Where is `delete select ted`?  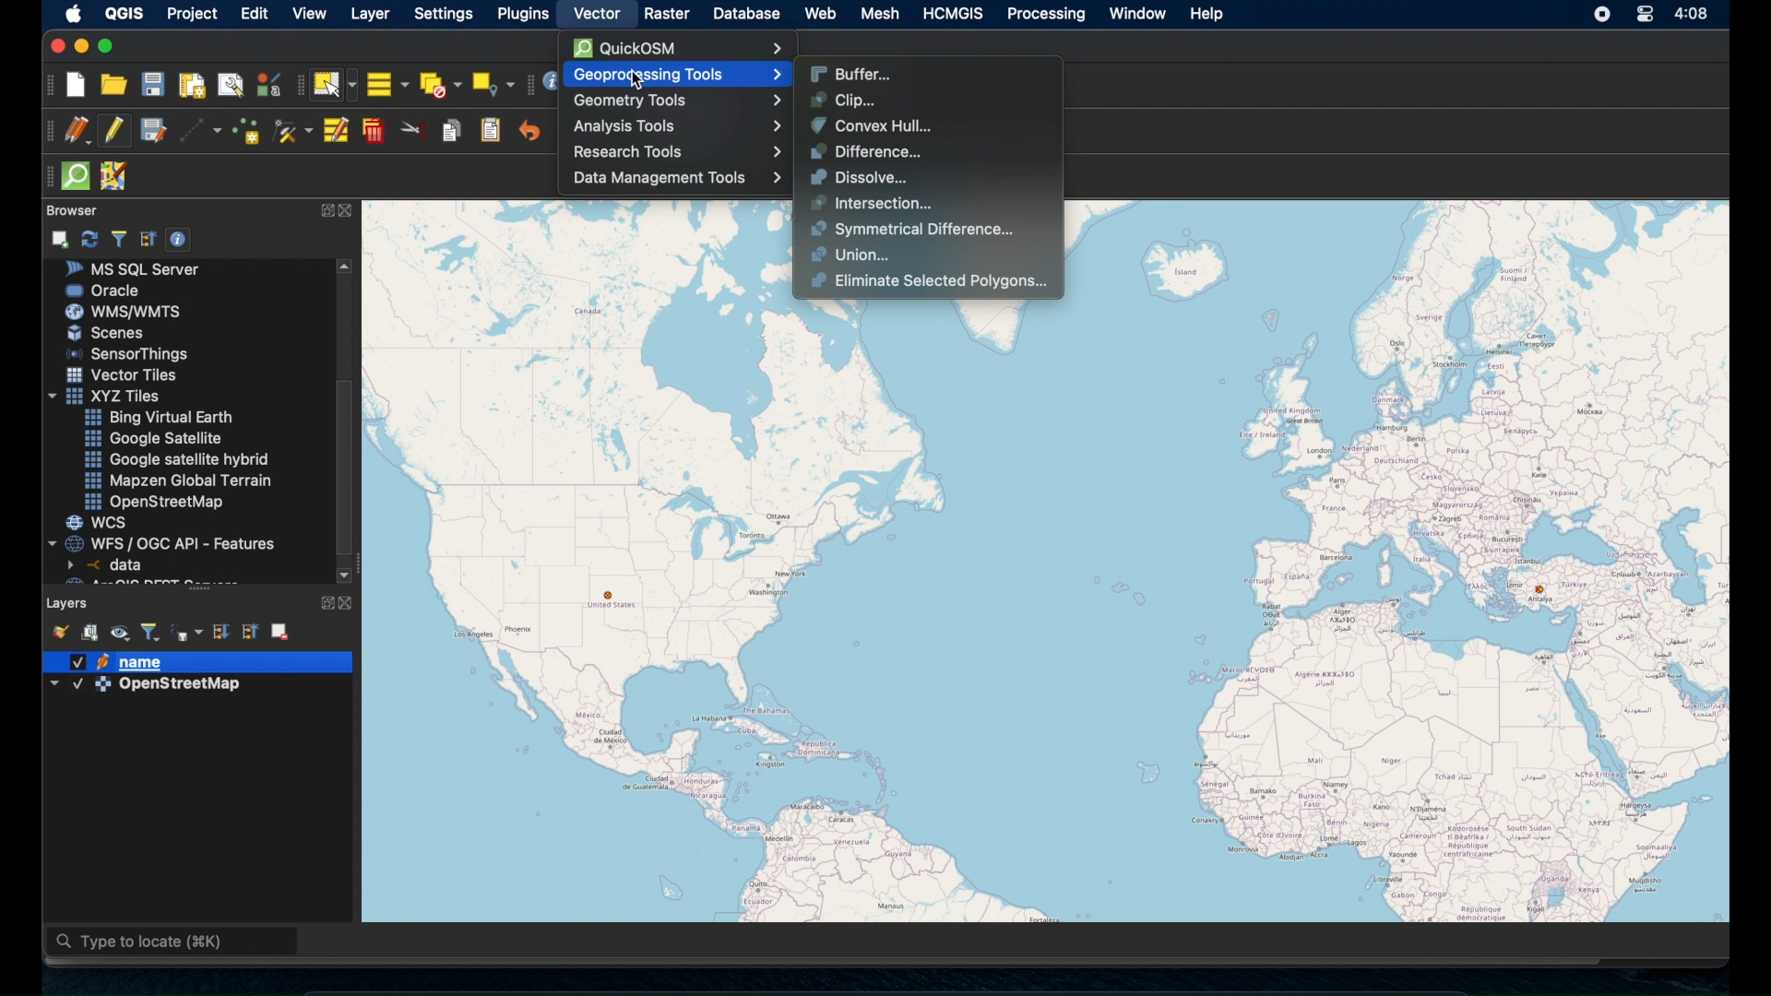 delete select ted is located at coordinates (374, 131).